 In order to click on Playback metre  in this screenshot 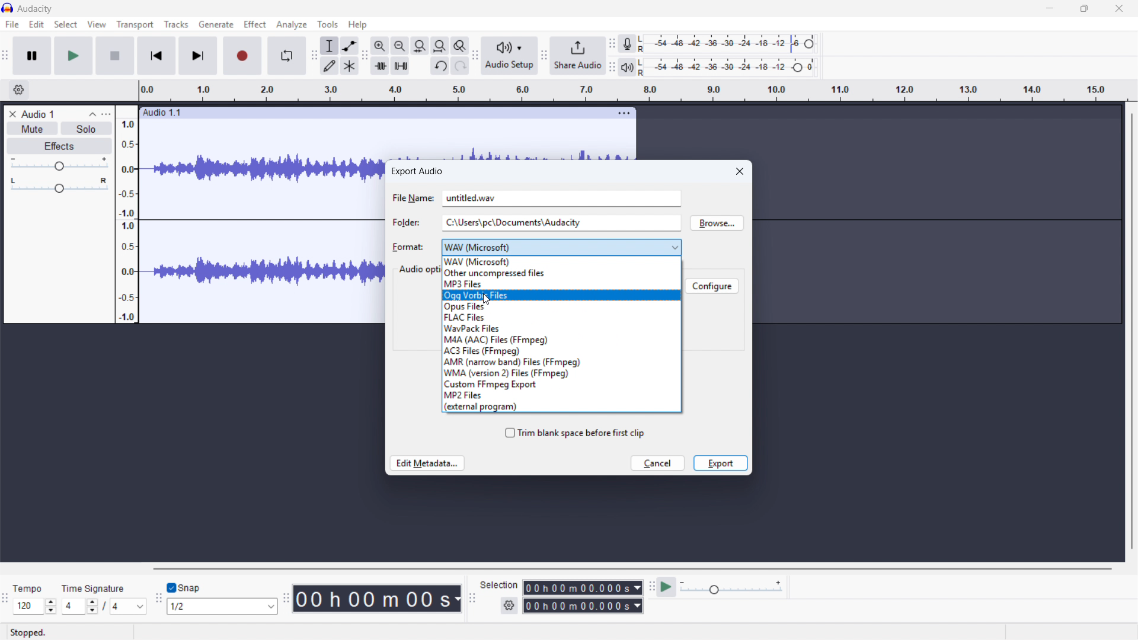, I will do `click(628, 67)`.